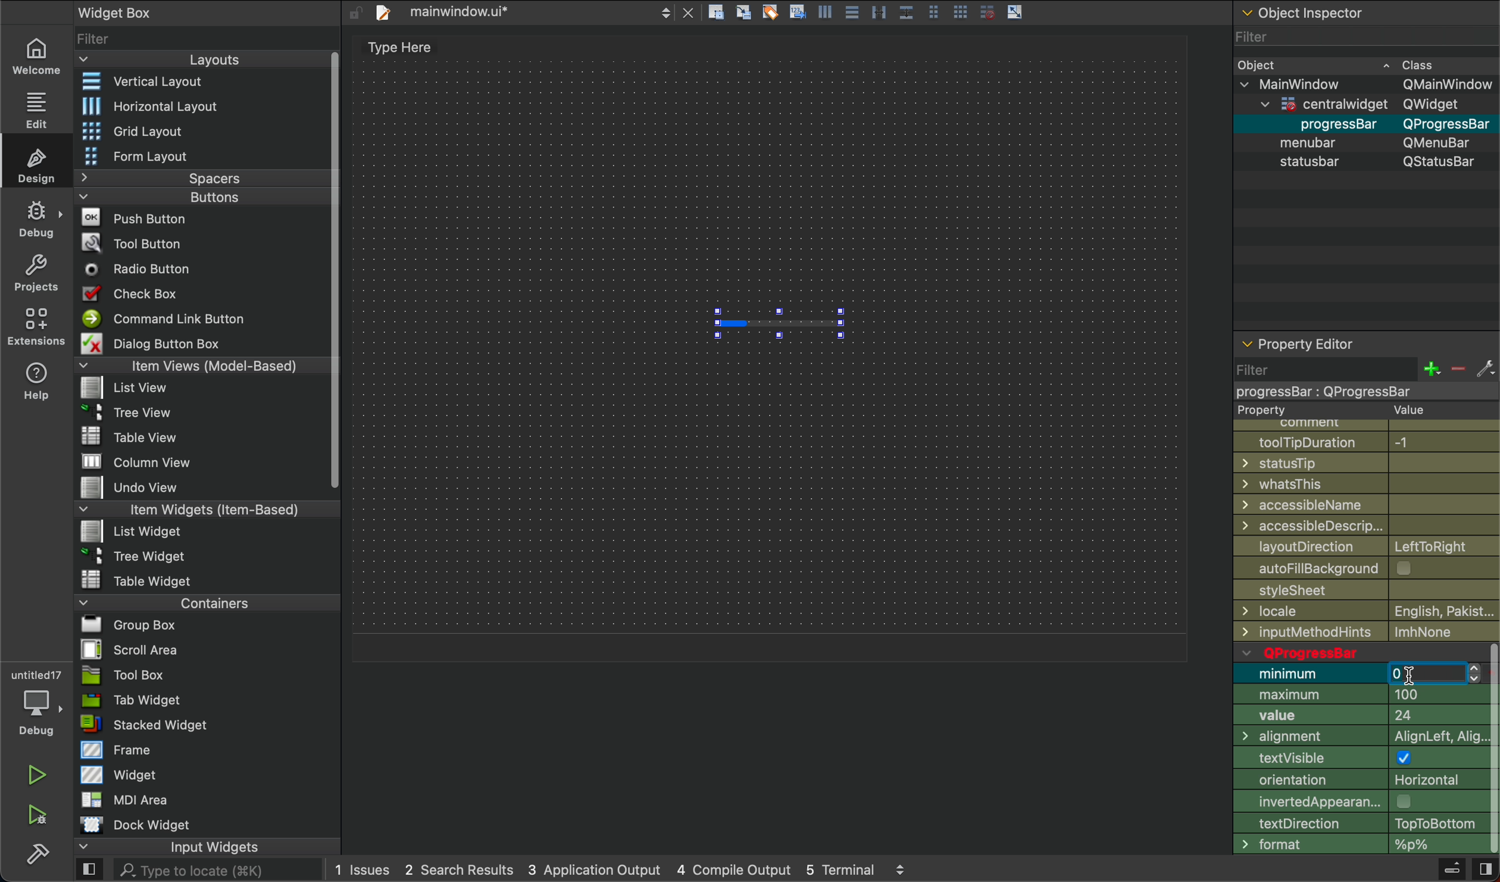 The image size is (1500, 882). What do you see at coordinates (1354, 424) in the screenshot?
I see `Comment` at bounding box center [1354, 424].